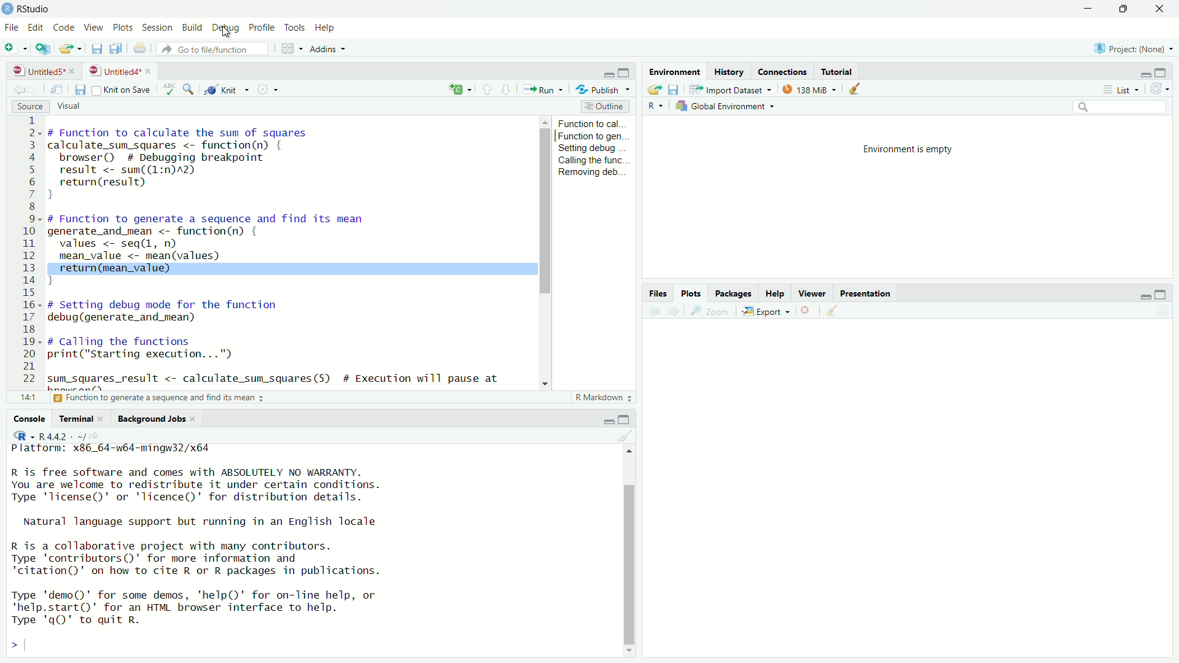 The width and height of the screenshot is (1179, 663). What do you see at coordinates (214, 48) in the screenshot?
I see `go to file/function` at bounding box center [214, 48].